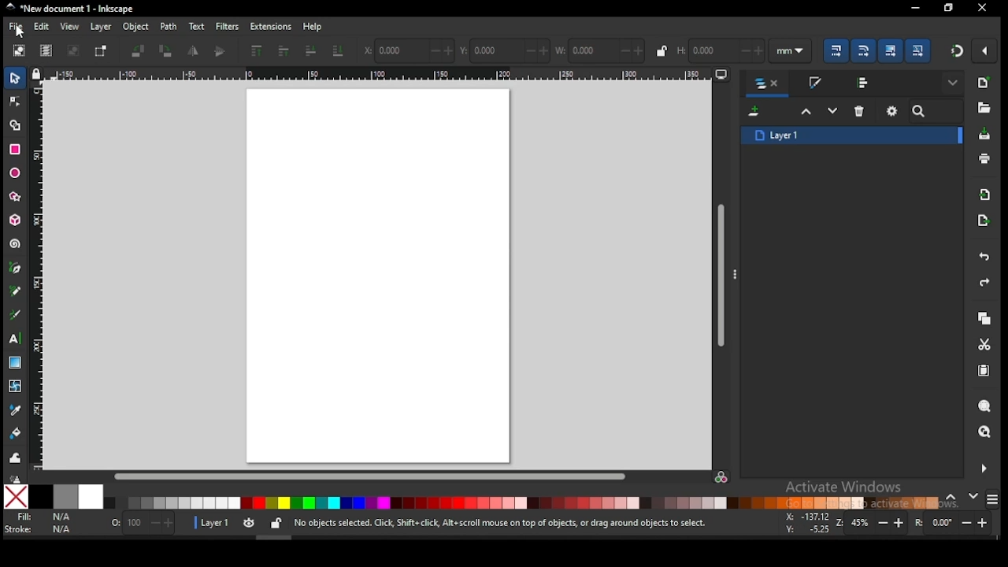  I want to click on save, so click(984, 133).